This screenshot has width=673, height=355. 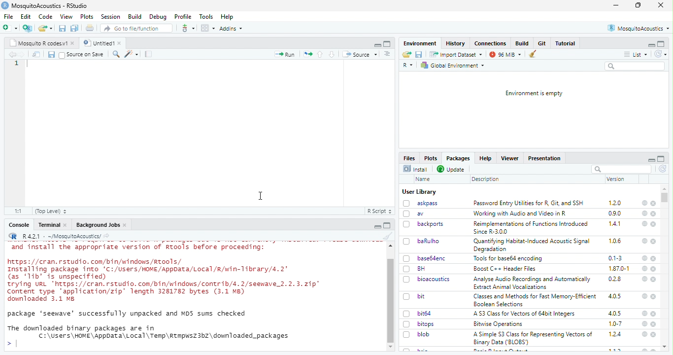 I want to click on close, so click(x=653, y=214).